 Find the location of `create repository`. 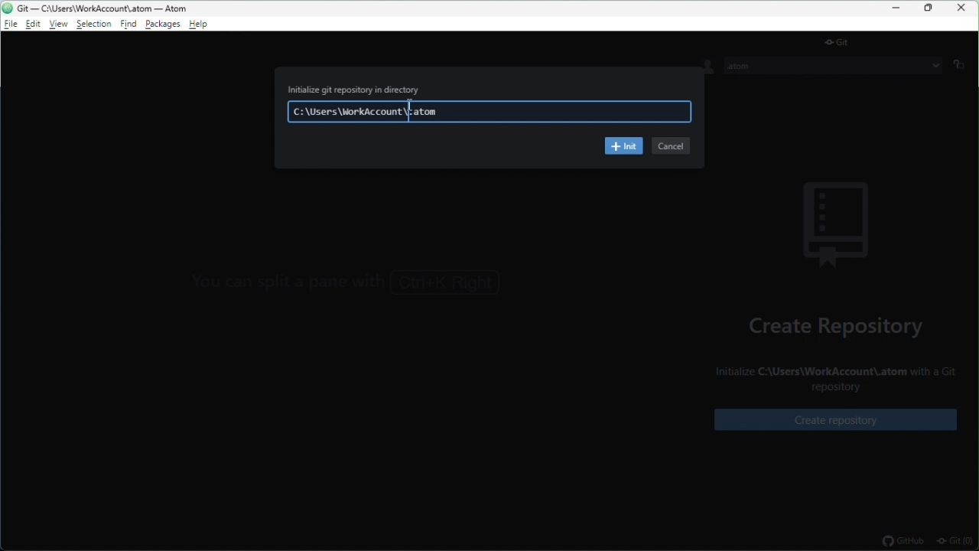

create repository is located at coordinates (835, 419).